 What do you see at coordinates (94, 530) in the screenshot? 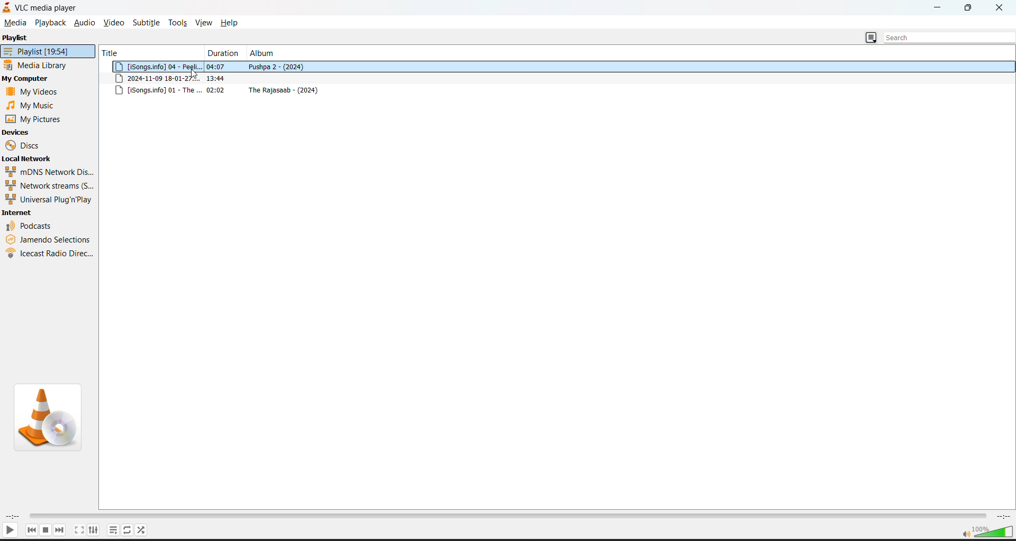
I see `settings` at bounding box center [94, 530].